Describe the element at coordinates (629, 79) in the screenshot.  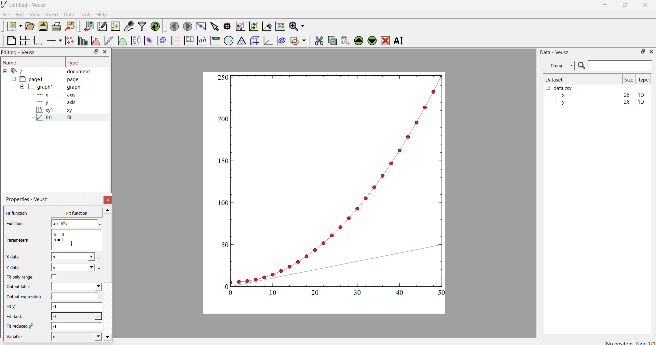
I see `| Size` at that location.